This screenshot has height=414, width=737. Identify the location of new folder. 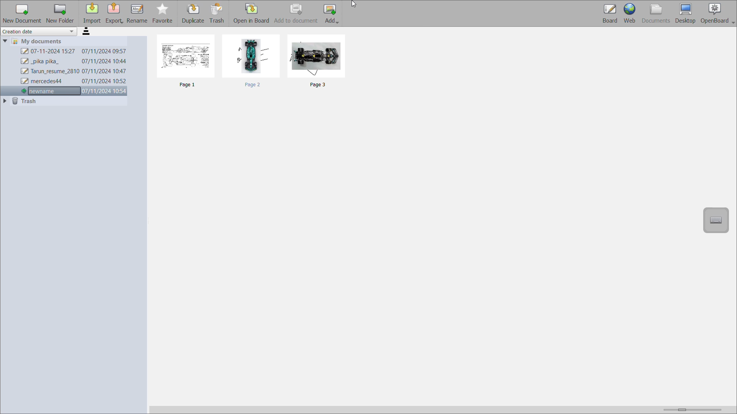
(60, 13).